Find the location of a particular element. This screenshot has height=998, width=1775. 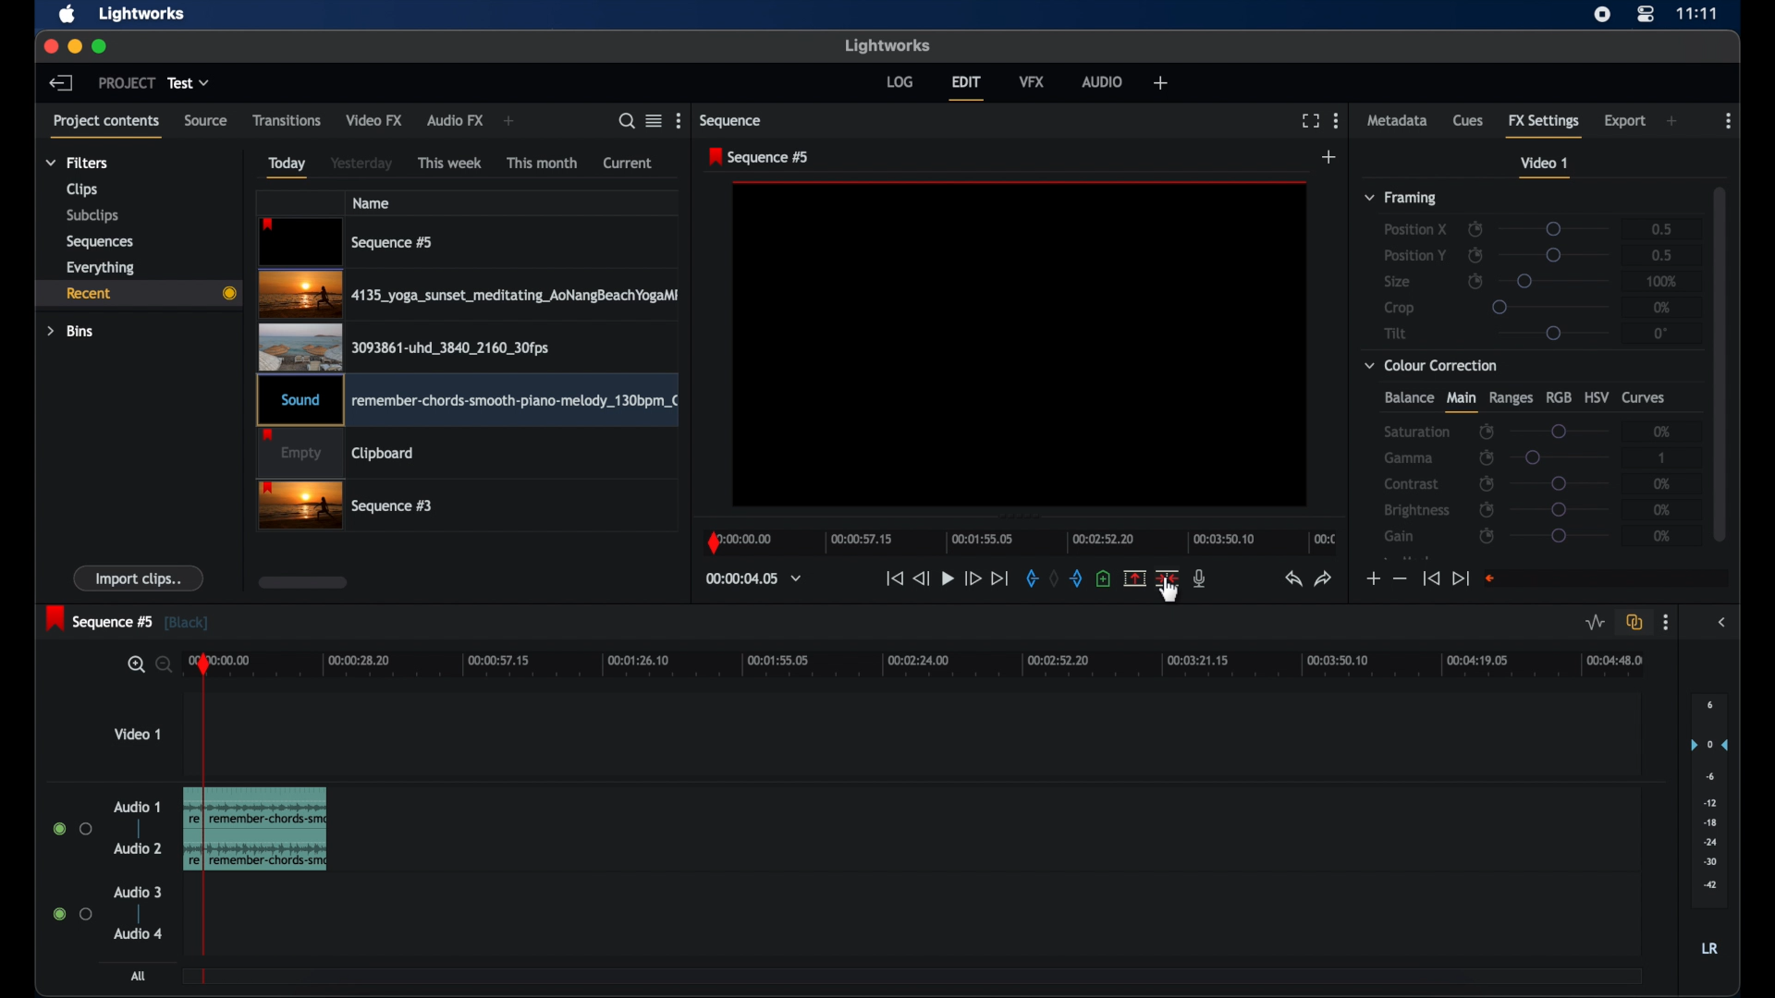

slider is located at coordinates (1560, 483).